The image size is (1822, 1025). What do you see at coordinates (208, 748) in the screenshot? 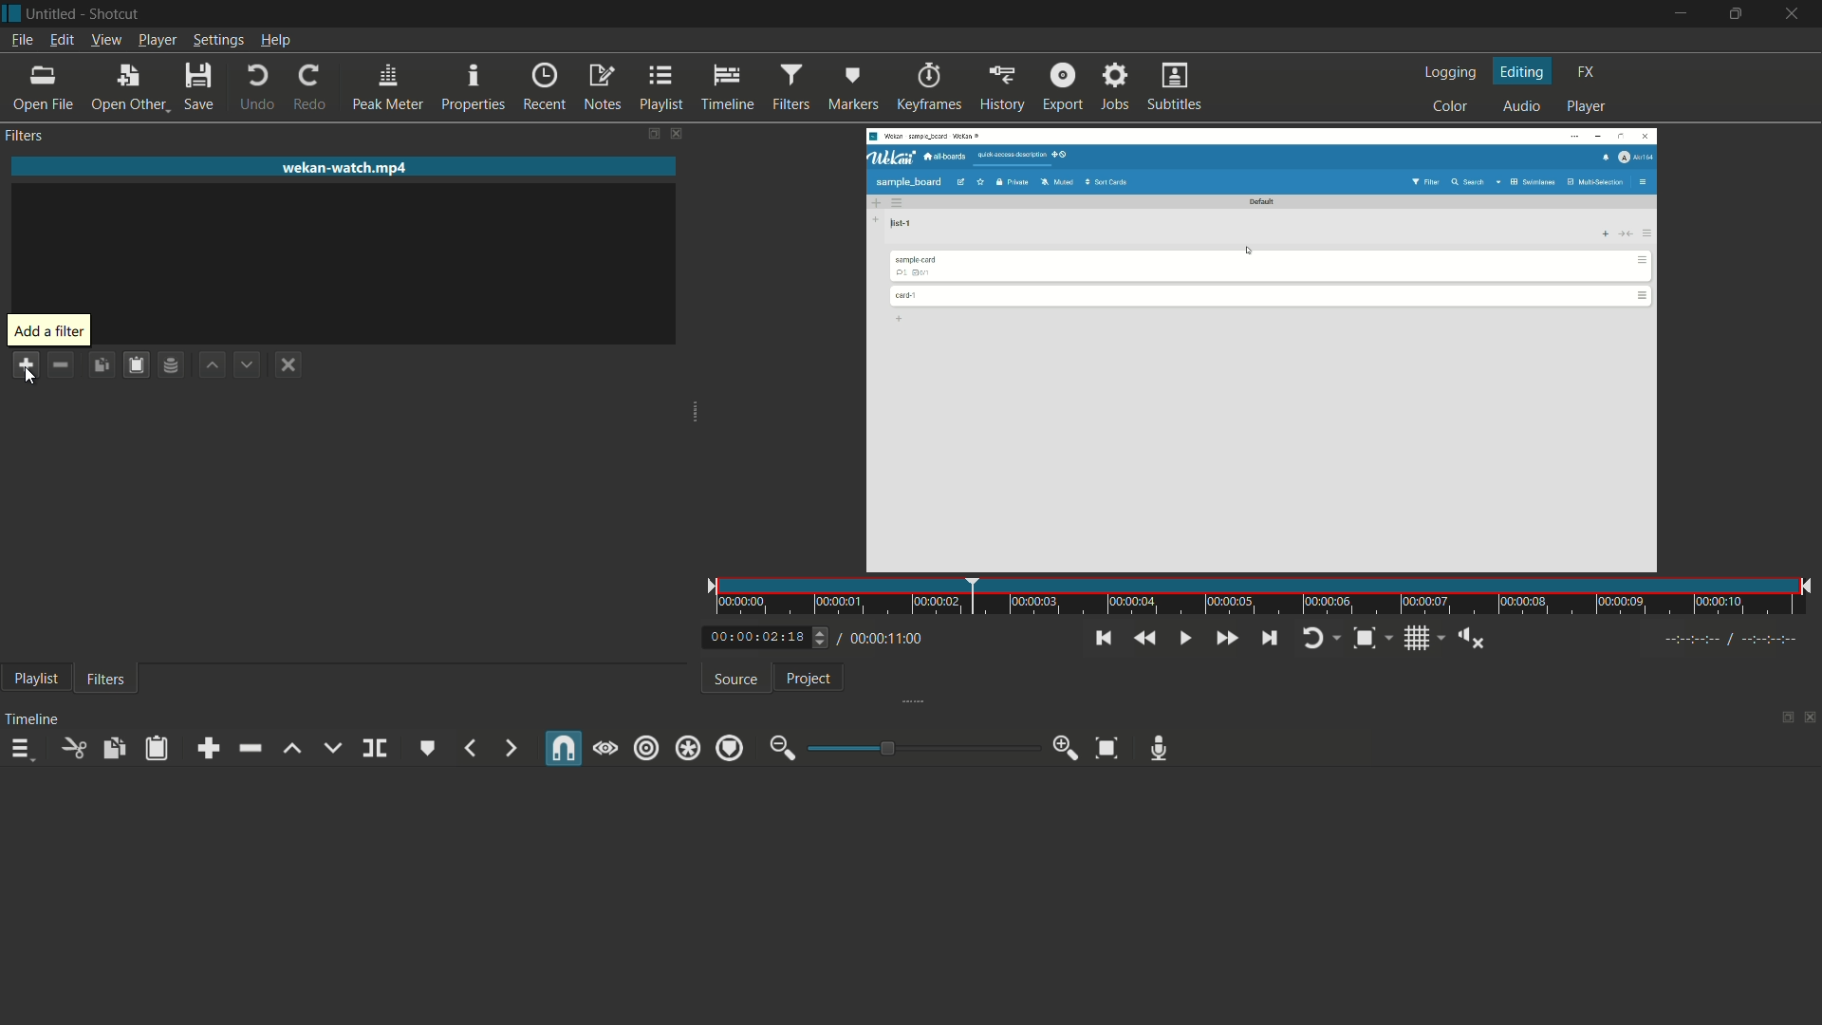
I see `append` at bounding box center [208, 748].